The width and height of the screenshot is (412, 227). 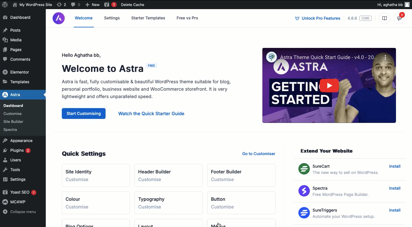 I want to click on Customise, so click(x=230, y=180).